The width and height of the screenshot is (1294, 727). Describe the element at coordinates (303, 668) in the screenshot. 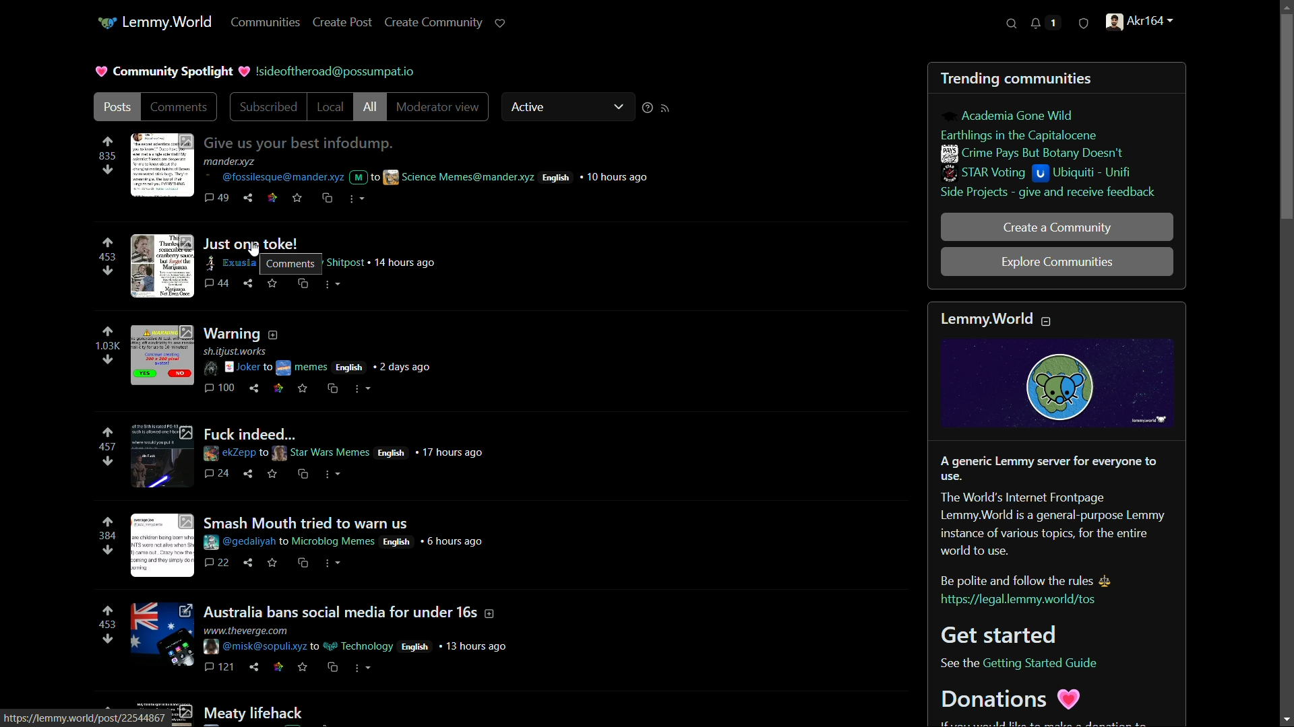

I see `save` at that location.